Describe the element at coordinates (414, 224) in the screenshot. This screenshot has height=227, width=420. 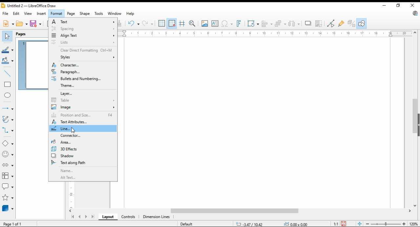
I see `zoom factor` at that location.